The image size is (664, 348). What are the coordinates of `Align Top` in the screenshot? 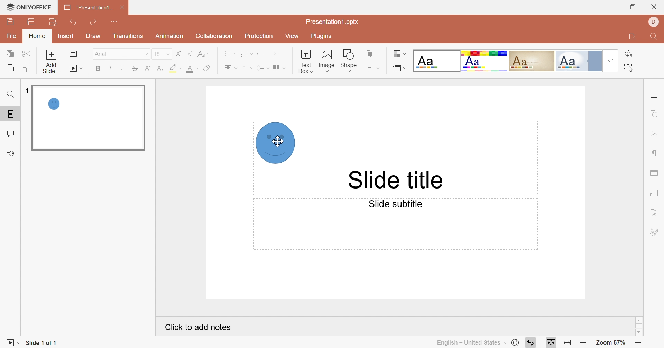 It's located at (247, 68).